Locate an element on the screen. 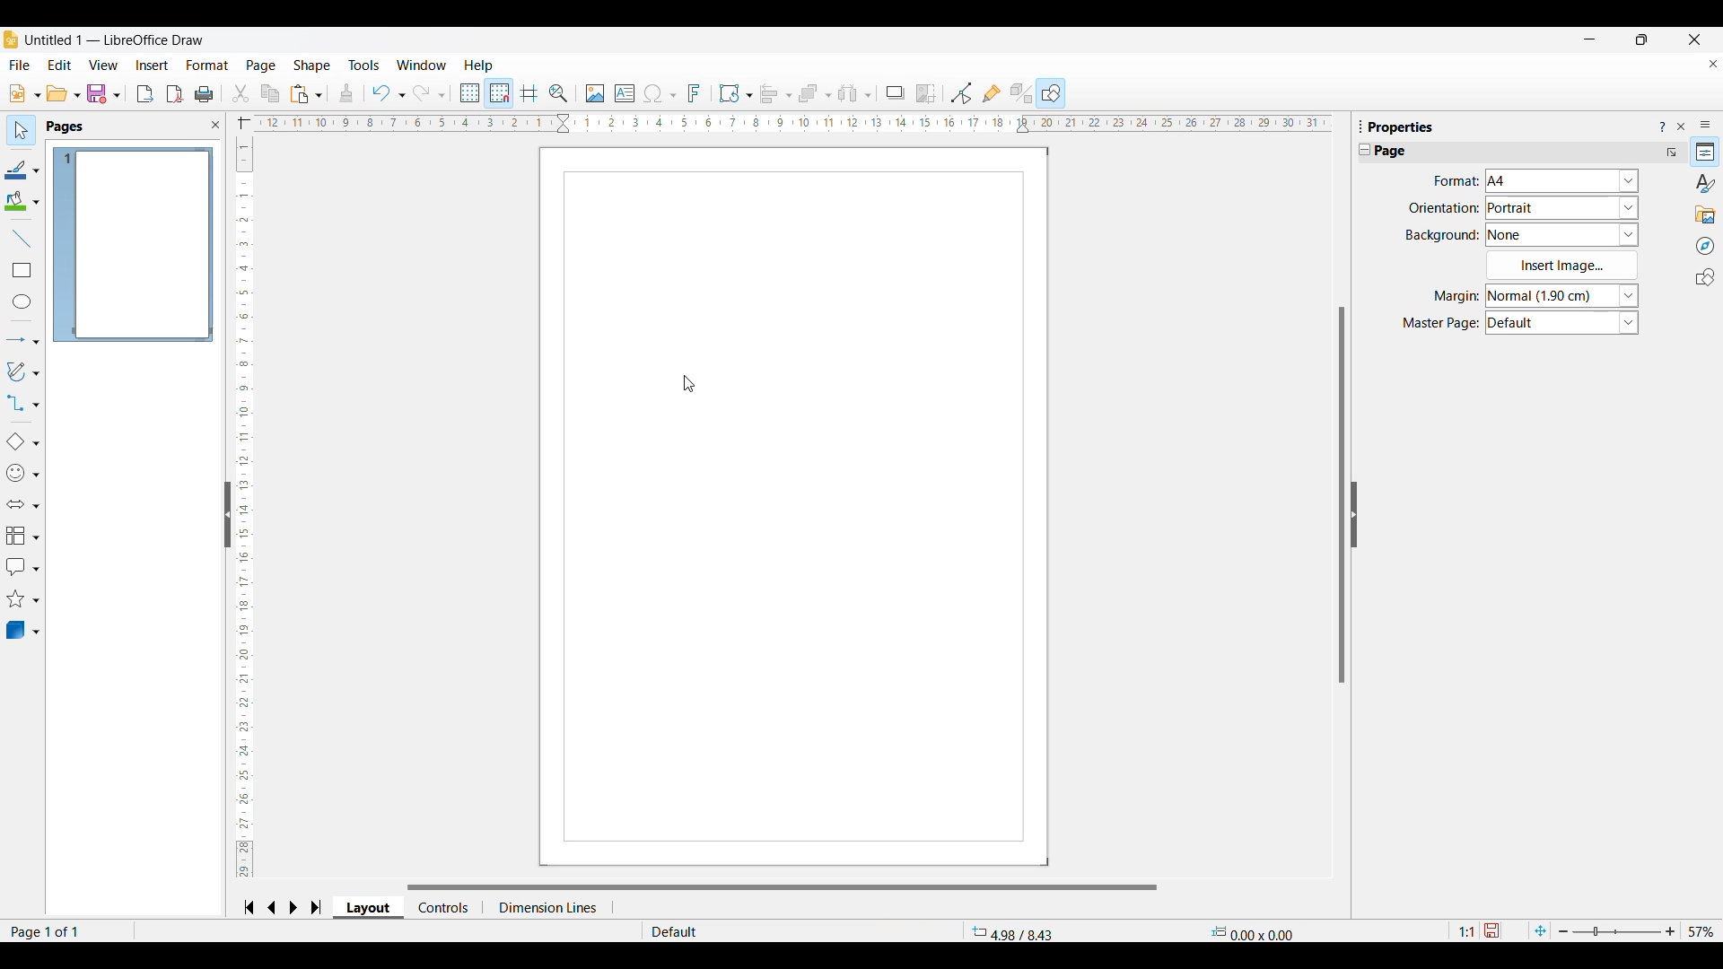  Insert rectangle is located at coordinates (22, 270).